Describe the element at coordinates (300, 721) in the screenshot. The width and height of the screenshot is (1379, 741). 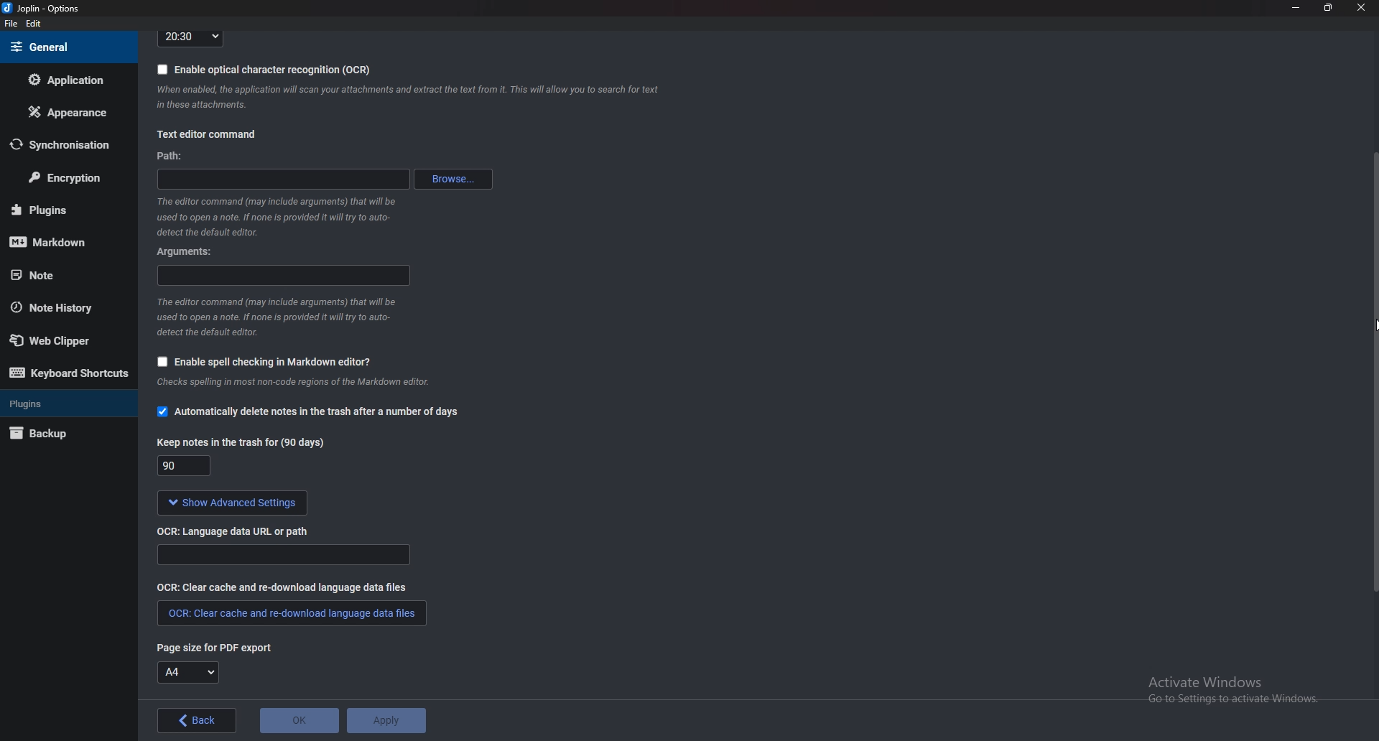
I see `ok` at that location.